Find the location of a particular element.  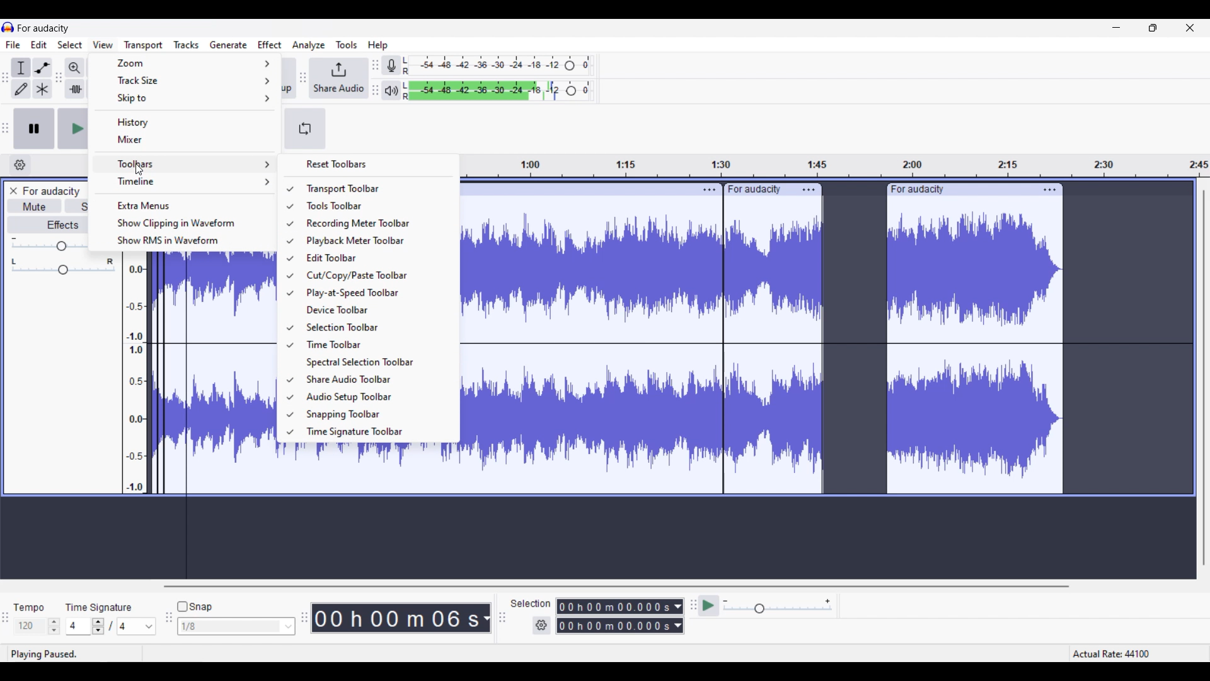

Record meter is located at coordinates (391, 65).